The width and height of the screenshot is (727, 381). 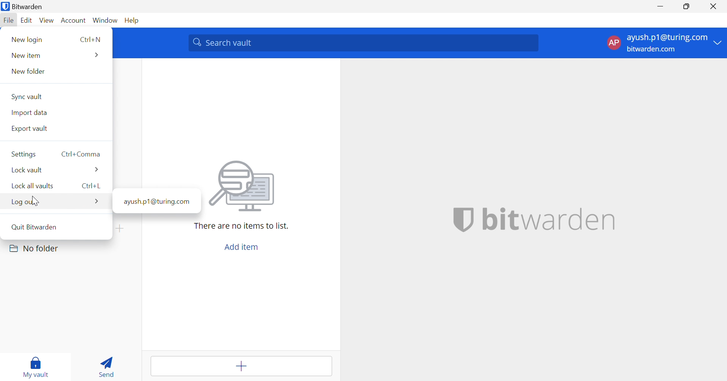 I want to click on More, so click(x=97, y=55).